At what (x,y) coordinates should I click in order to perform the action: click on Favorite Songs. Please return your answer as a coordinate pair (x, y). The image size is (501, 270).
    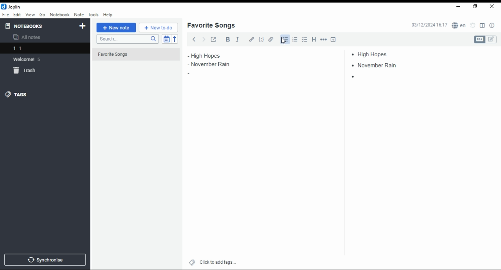
    Looking at the image, I should click on (132, 55).